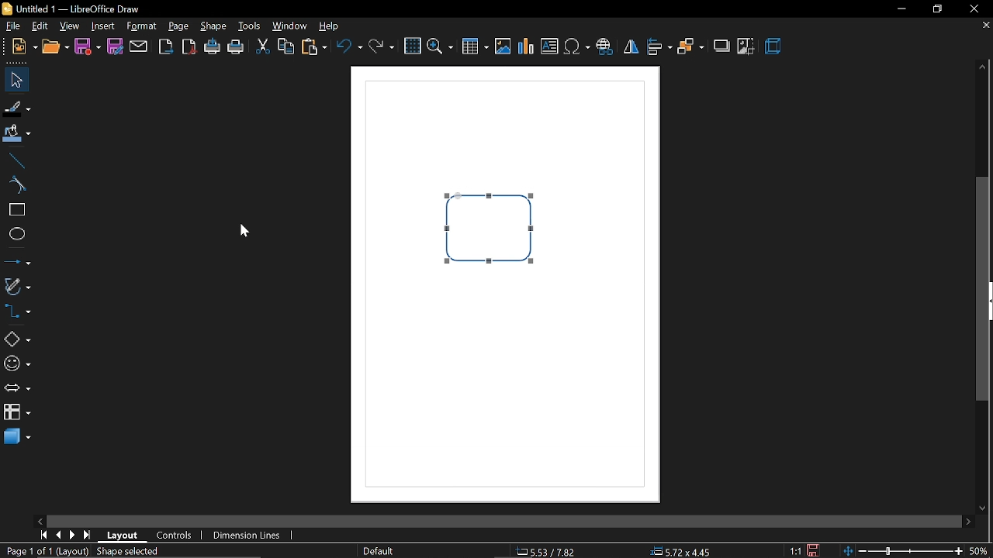  Describe the element at coordinates (17, 107) in the screenshot. I see `fill line` at that location.